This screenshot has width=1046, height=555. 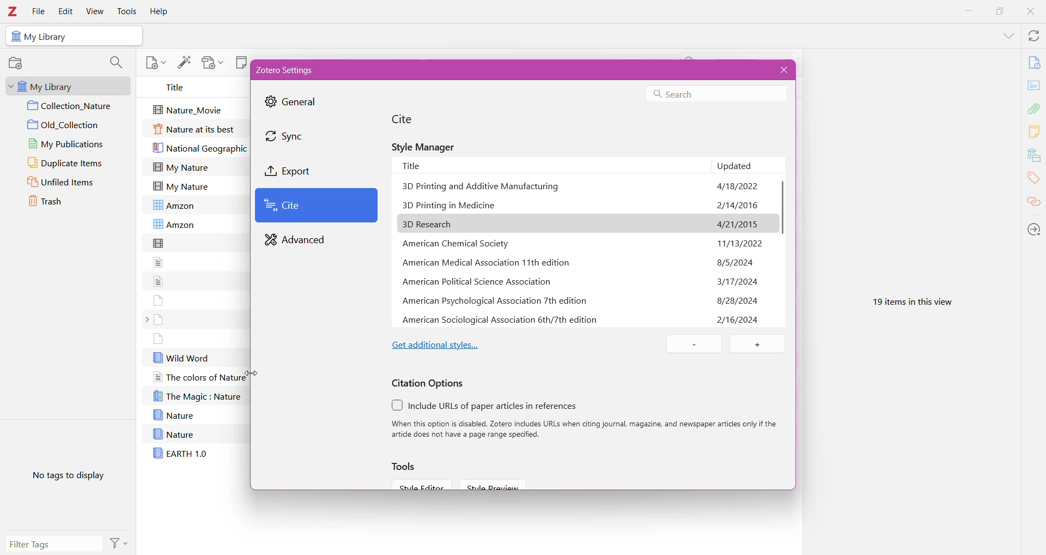 What do you see at coordinates (212, 63) in the screenshot?
I see `Add Attachment` at bounding box center [212, 63].